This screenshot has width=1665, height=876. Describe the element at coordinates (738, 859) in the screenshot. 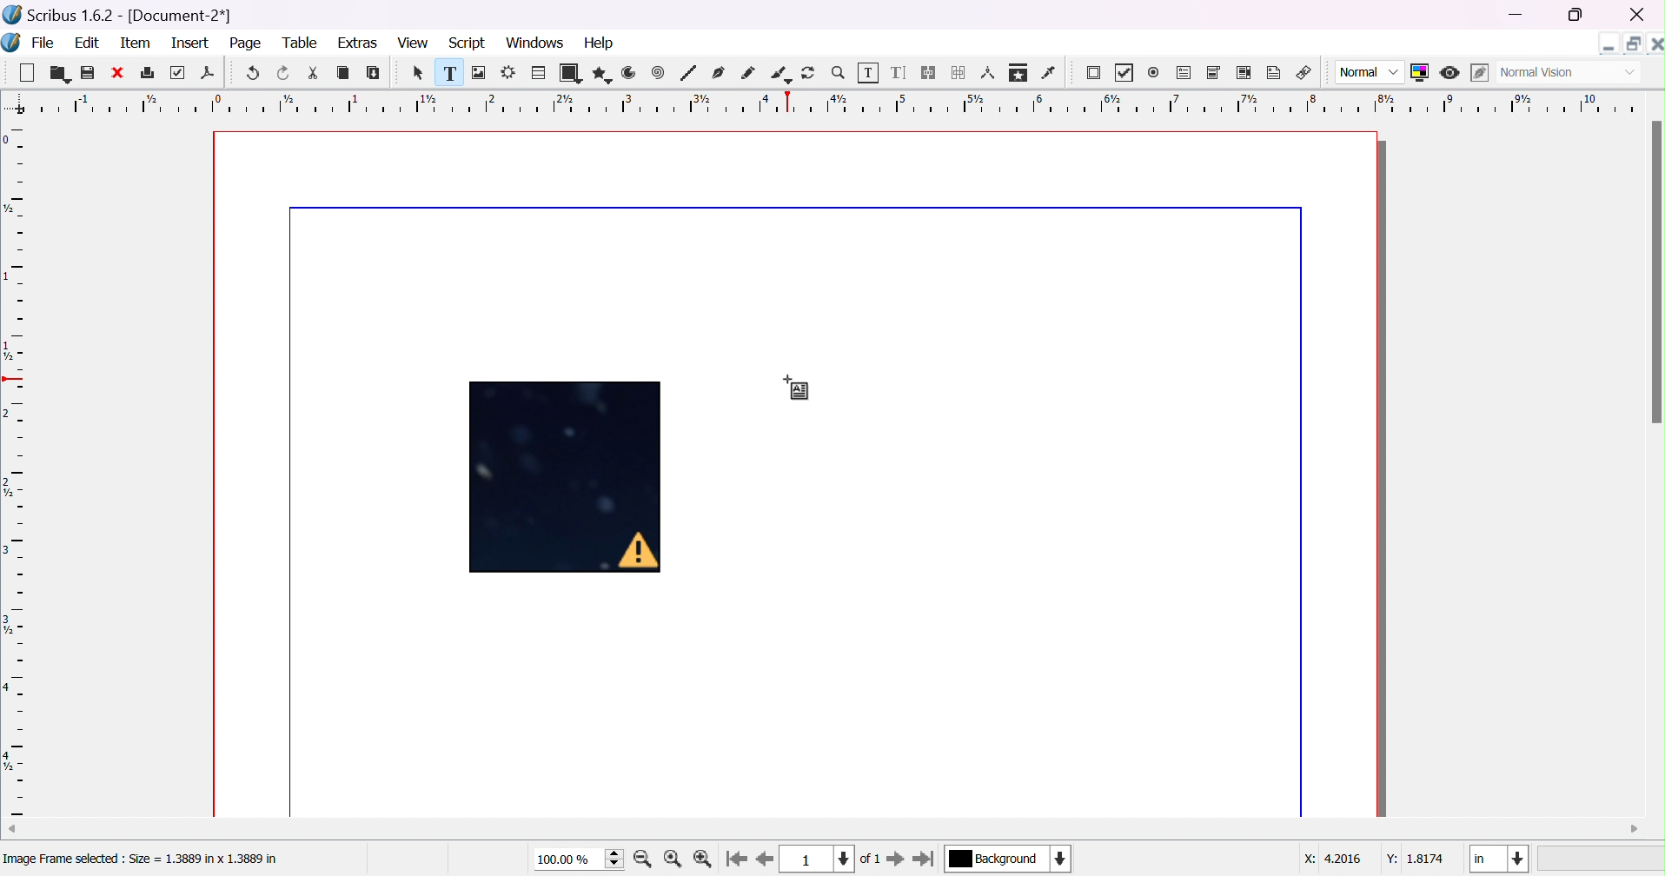

I see `go to first page` at that location.